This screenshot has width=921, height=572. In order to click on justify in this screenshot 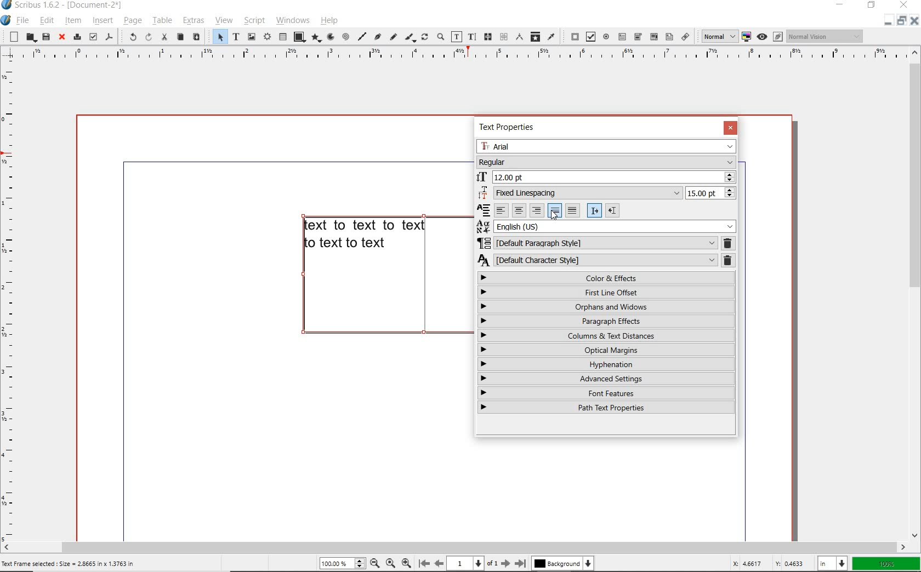, I will do `click(554, 210)`.